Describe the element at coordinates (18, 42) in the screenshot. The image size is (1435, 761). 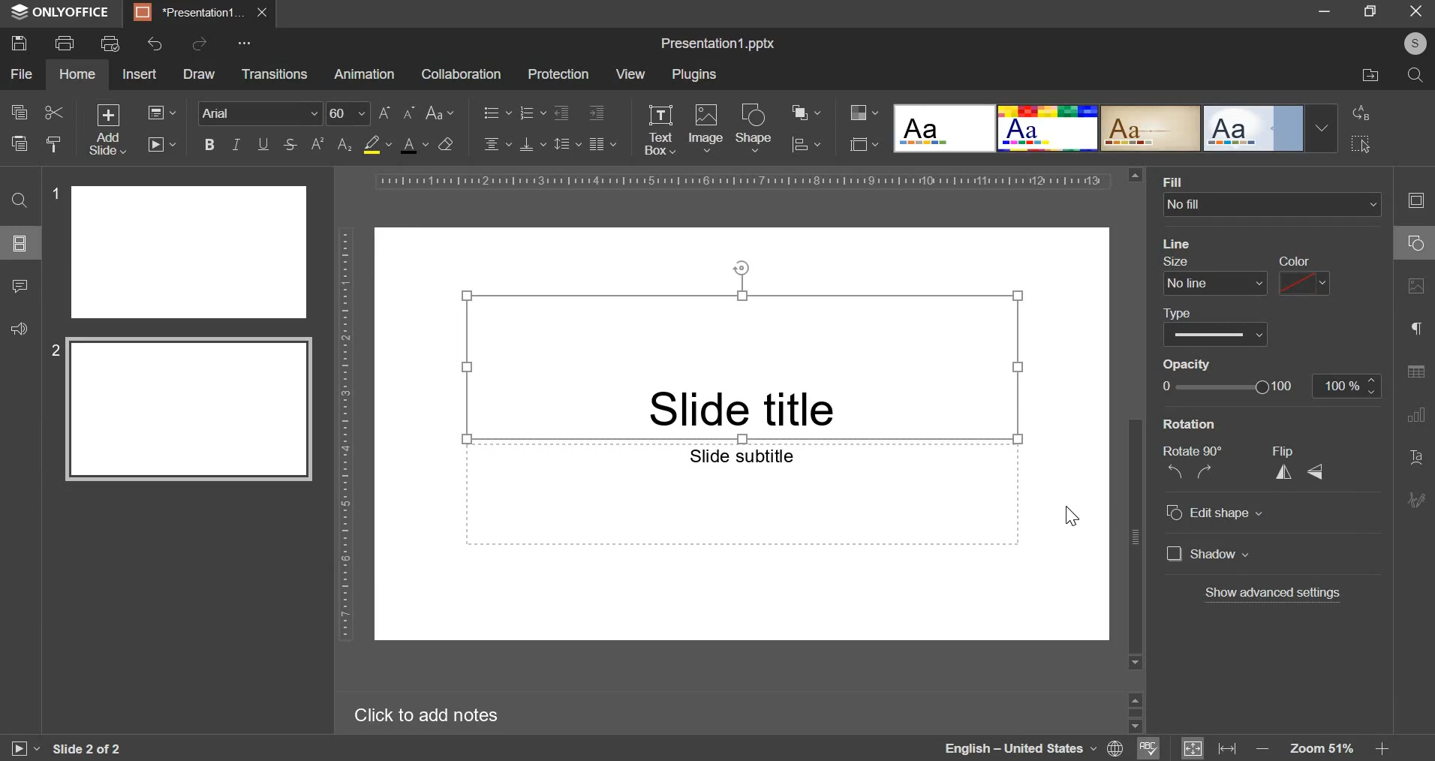
I see `save` at that location.